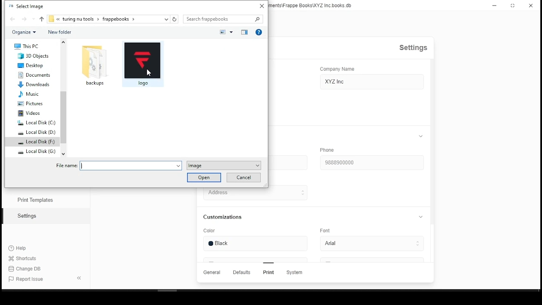 The height and width of the screenshot is (305, 542). What do you see at coordinates (94, 66) in the screenshot?
I see `backups` at bounding box center [94, 66].